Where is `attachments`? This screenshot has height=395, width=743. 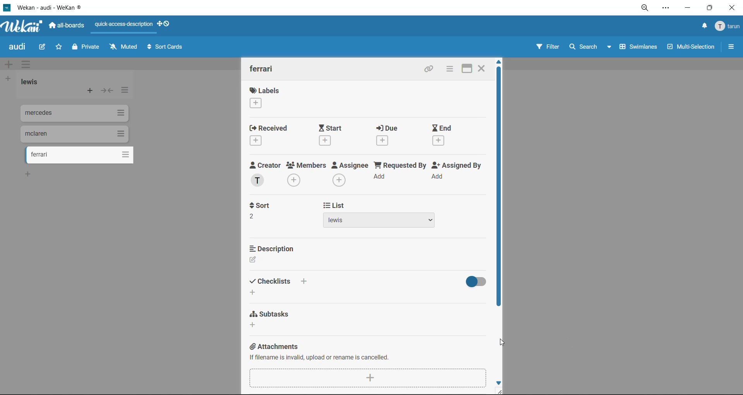
attachments is located at coordinates (368, 365).